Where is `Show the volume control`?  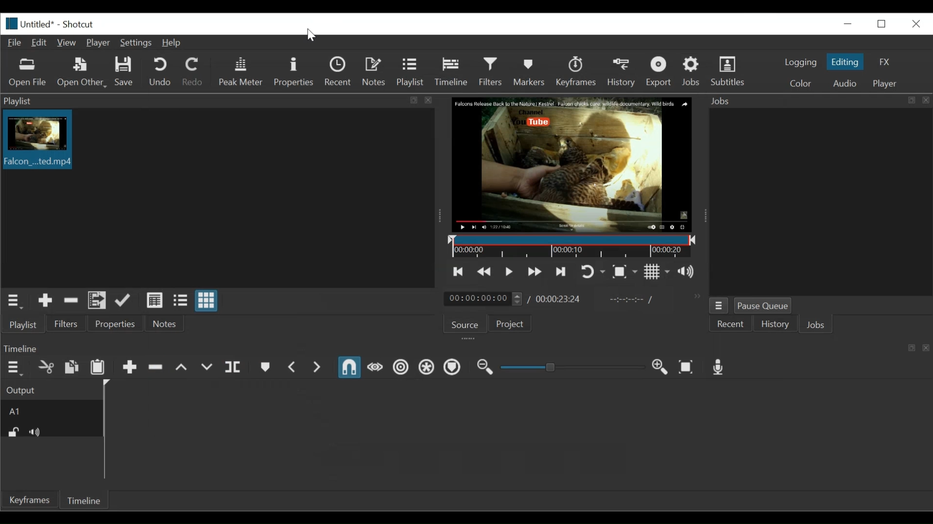
Show the volume control is located at coordinates (689, 272).